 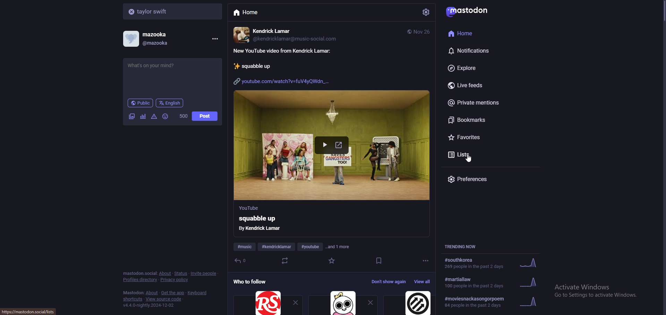 I want to click on version, so click(x=148, y=305).